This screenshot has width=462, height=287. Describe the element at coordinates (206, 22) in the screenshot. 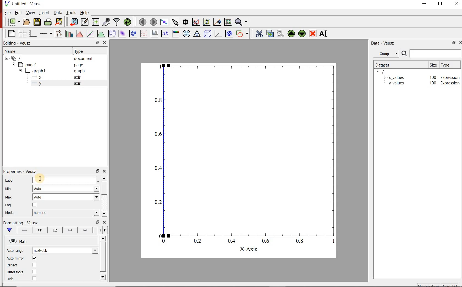

I see `click to zoom out on graph axes` at that location.